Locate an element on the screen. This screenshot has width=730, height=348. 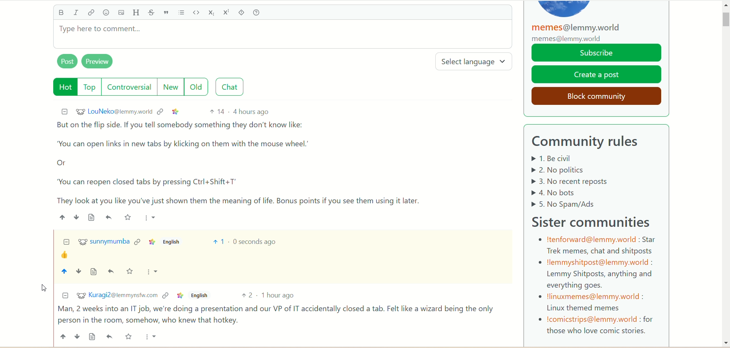
upvote is located at coordinates (62, 217).